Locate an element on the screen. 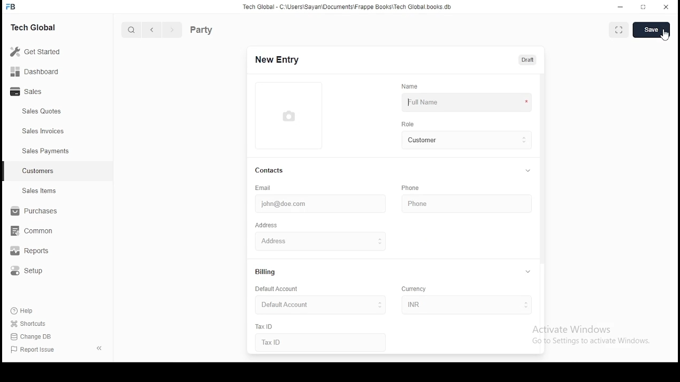 This screenshot has height=382, width=680. party is located at coordinates (218, 29).